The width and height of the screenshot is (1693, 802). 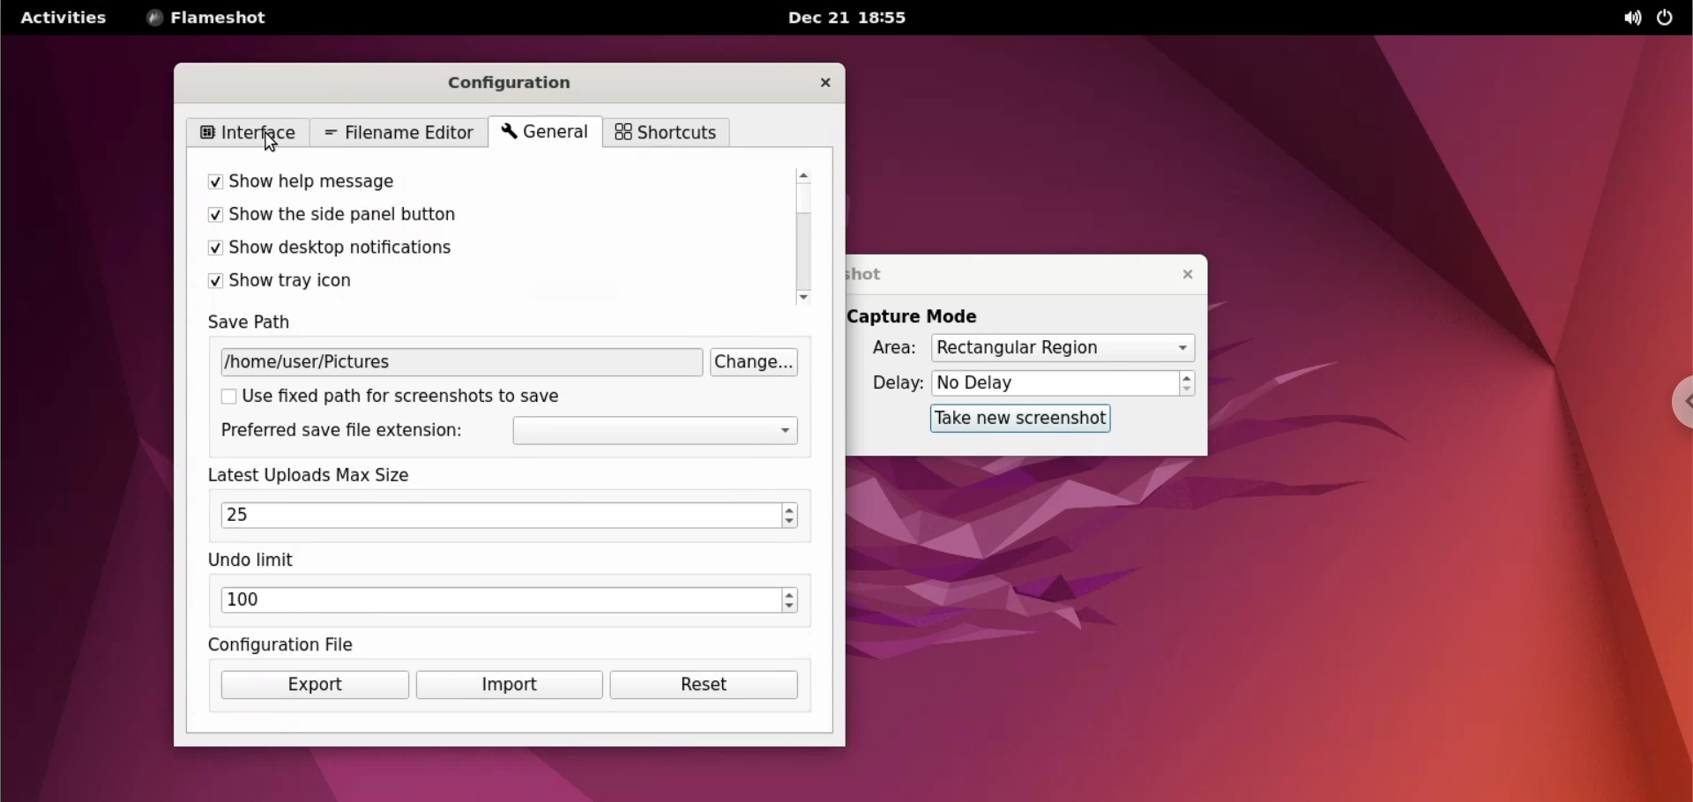 What do you see at coordinates (541, 133) in the screenshot?
I see `general ` at bounding box center [541, 133].